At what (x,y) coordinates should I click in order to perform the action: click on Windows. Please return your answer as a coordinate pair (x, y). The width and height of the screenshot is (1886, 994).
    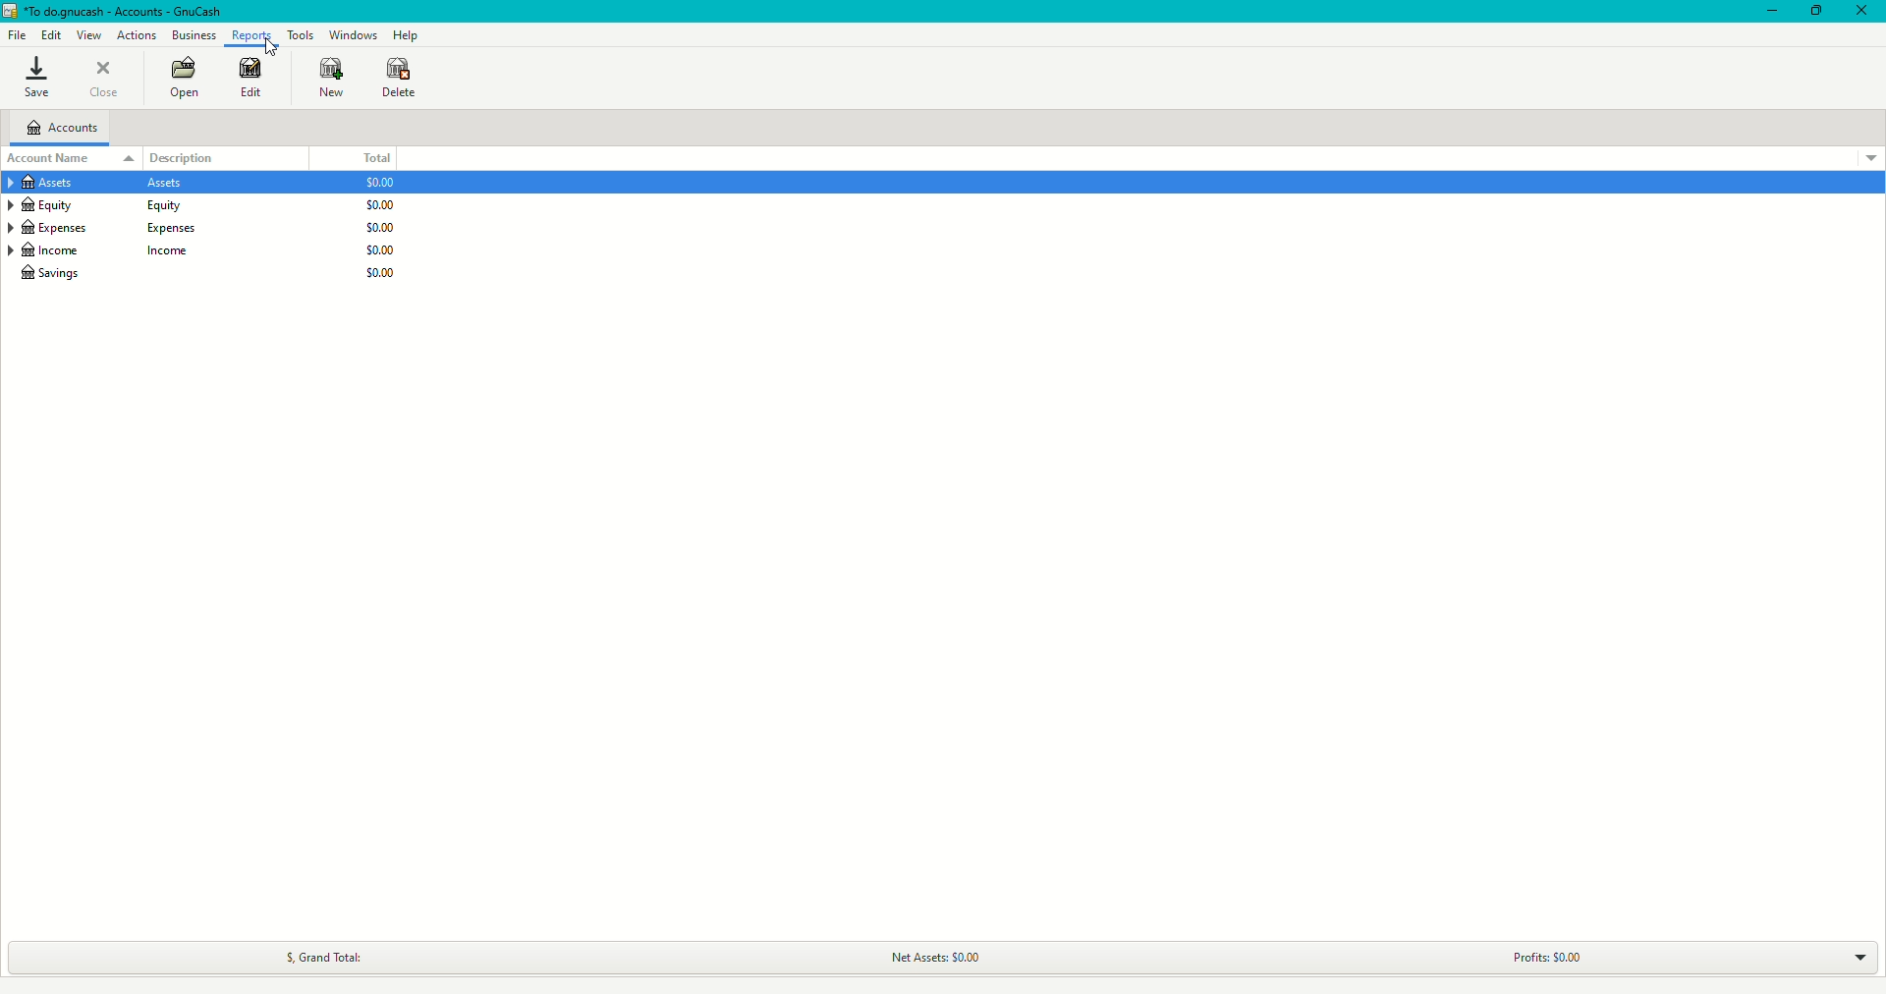
    Looking at the image, I should click on (358, 35).